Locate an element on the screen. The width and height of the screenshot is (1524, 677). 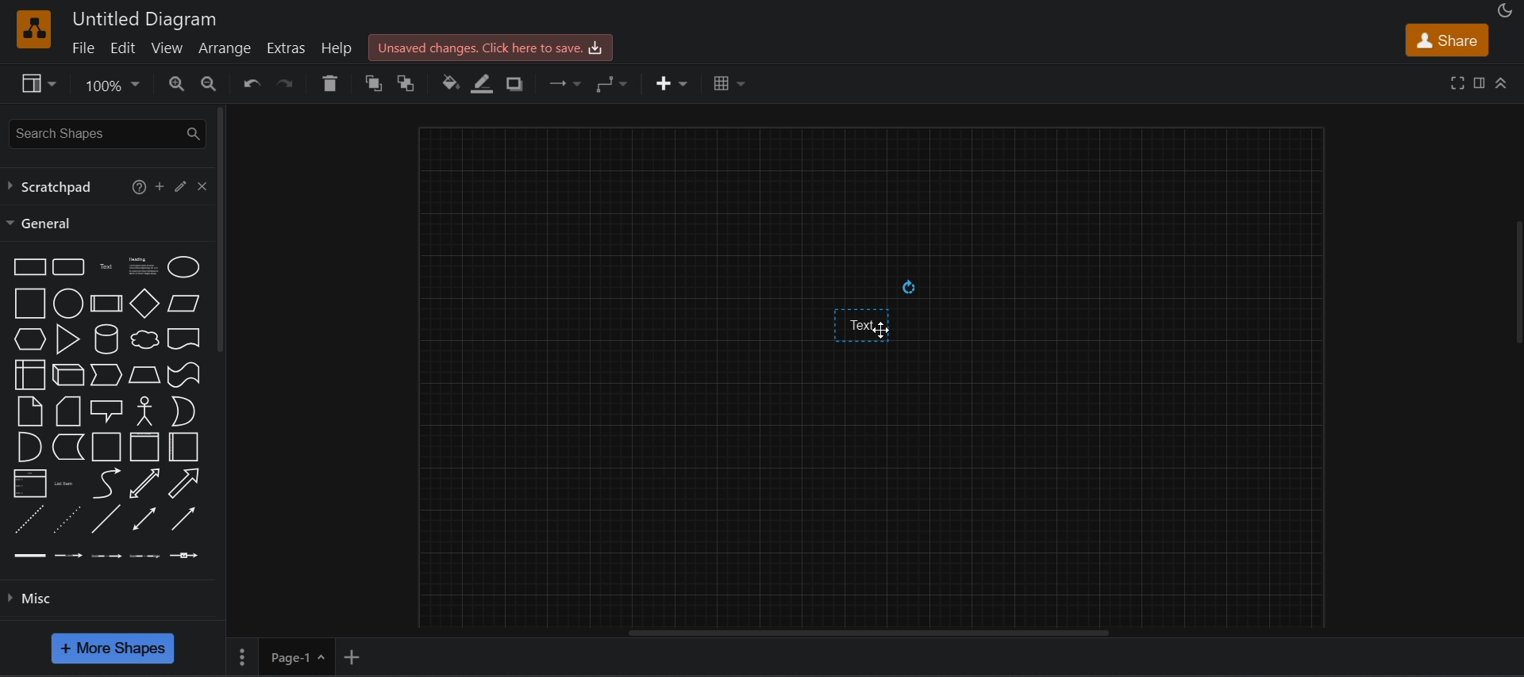
fill color is located at coordinates (449, 82).